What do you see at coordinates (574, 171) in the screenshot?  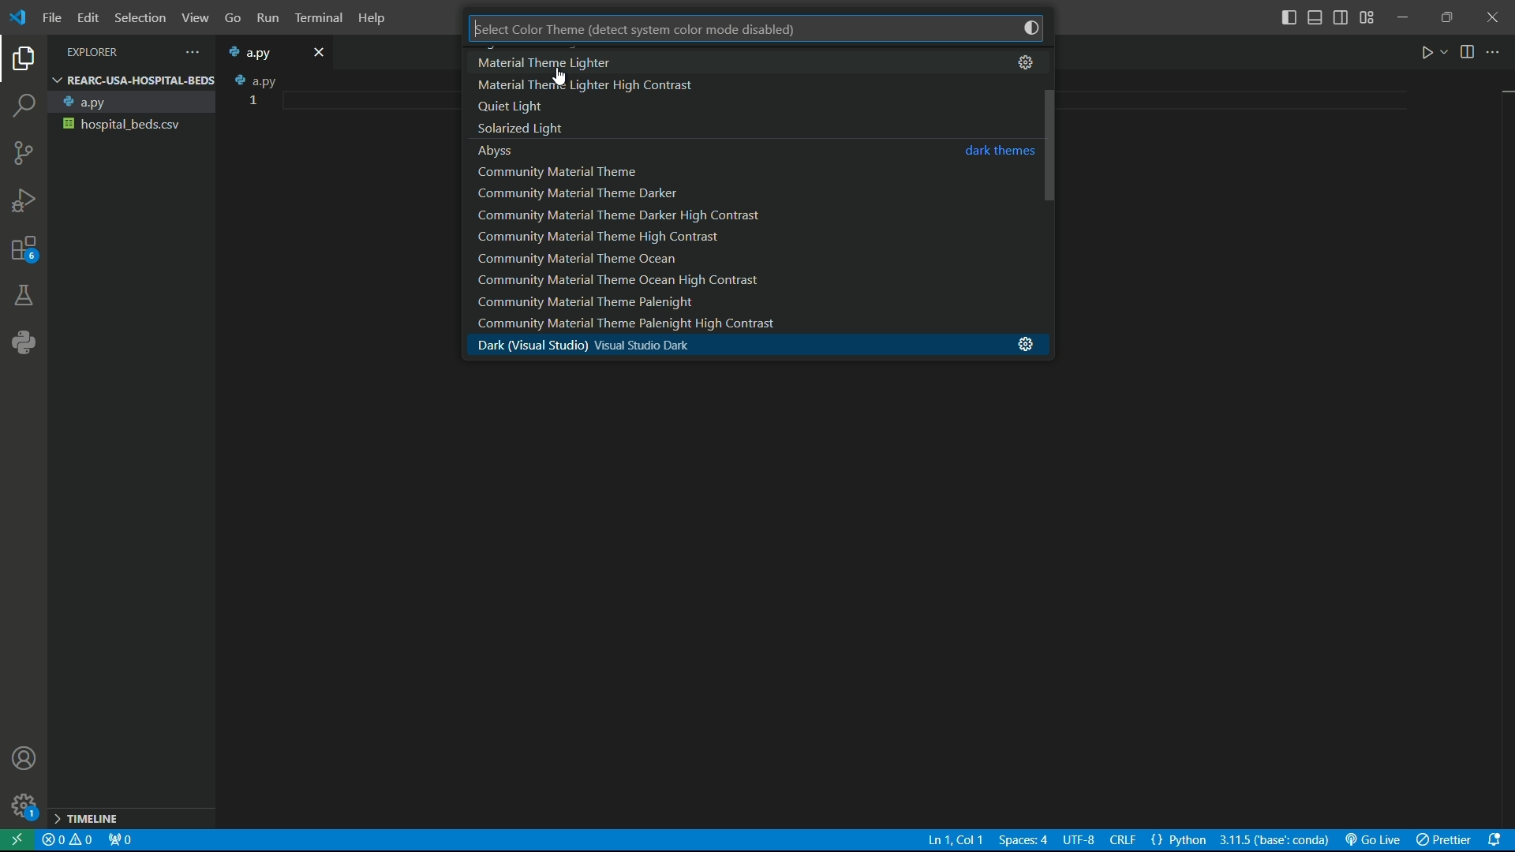 I see `Community Material Theme` at bounding box center [574, 171].